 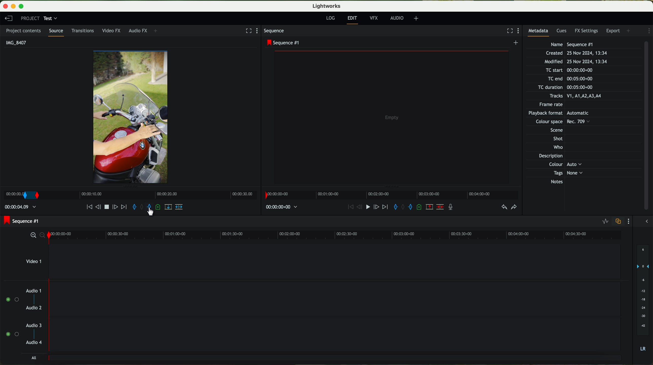 What do you see at coordinates (34, 290) in the screenshot?
I see `audio 1` at bounding box center [34, 290].